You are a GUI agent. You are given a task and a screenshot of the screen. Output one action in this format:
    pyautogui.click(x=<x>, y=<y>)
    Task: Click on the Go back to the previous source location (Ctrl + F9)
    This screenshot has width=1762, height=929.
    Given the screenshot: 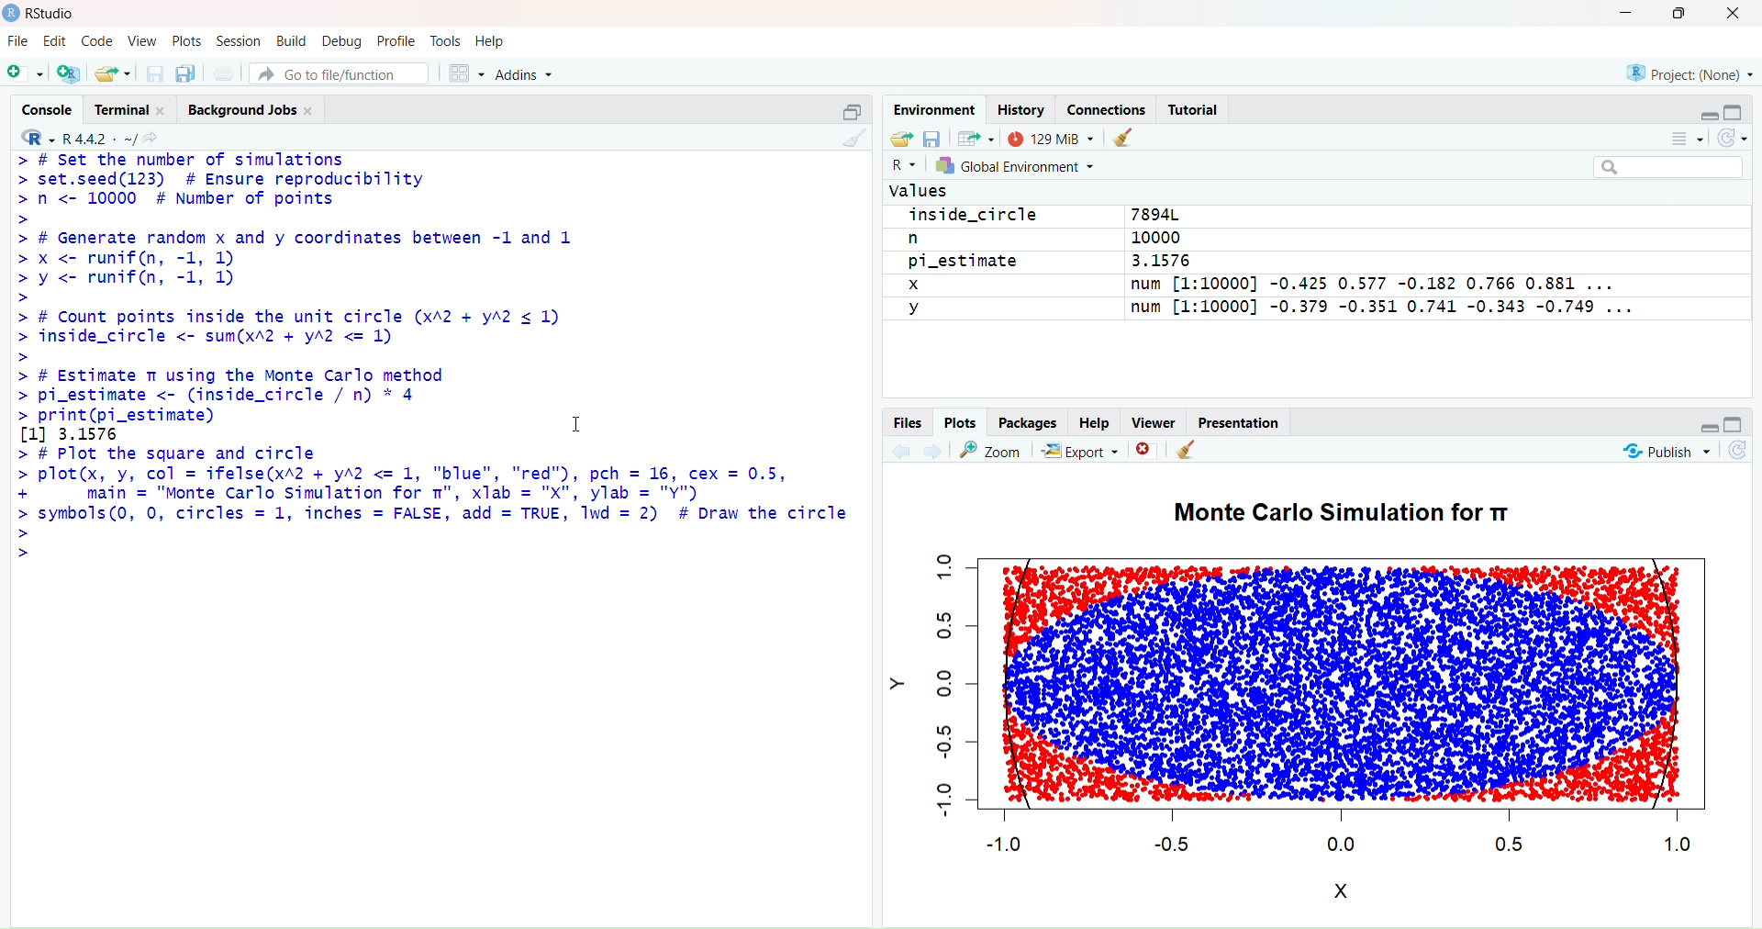 What is the action you would take?
    pyautogui.click(x=897, y=452)
    